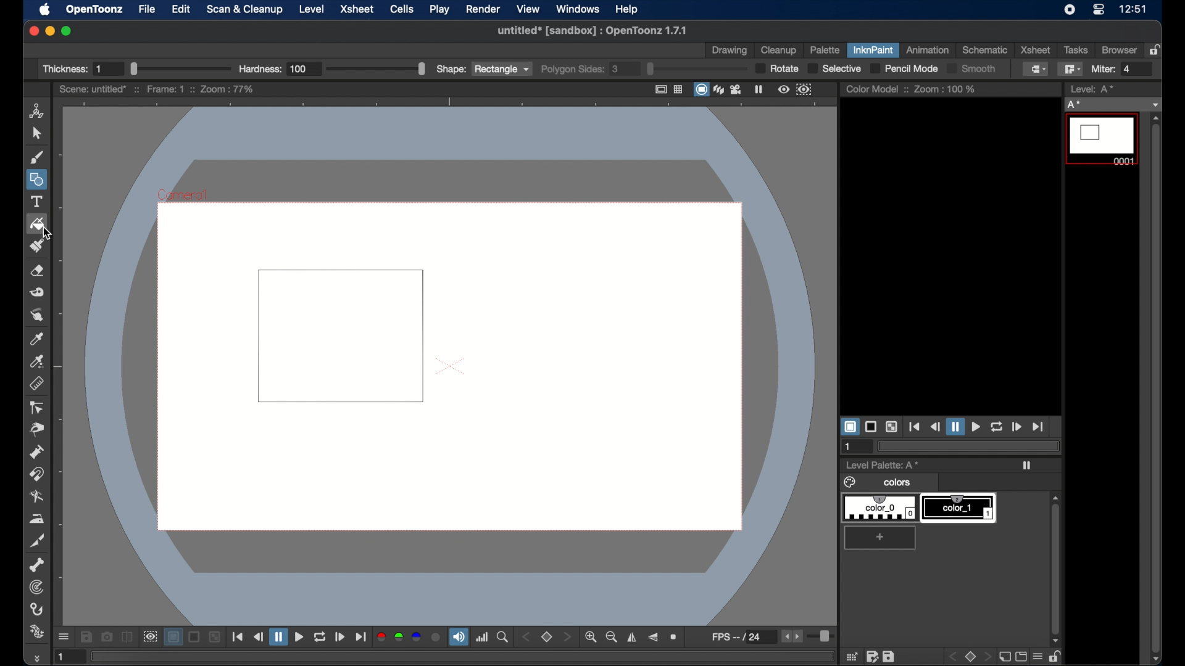  I want to click on scene: untitled, so click(97, 89).